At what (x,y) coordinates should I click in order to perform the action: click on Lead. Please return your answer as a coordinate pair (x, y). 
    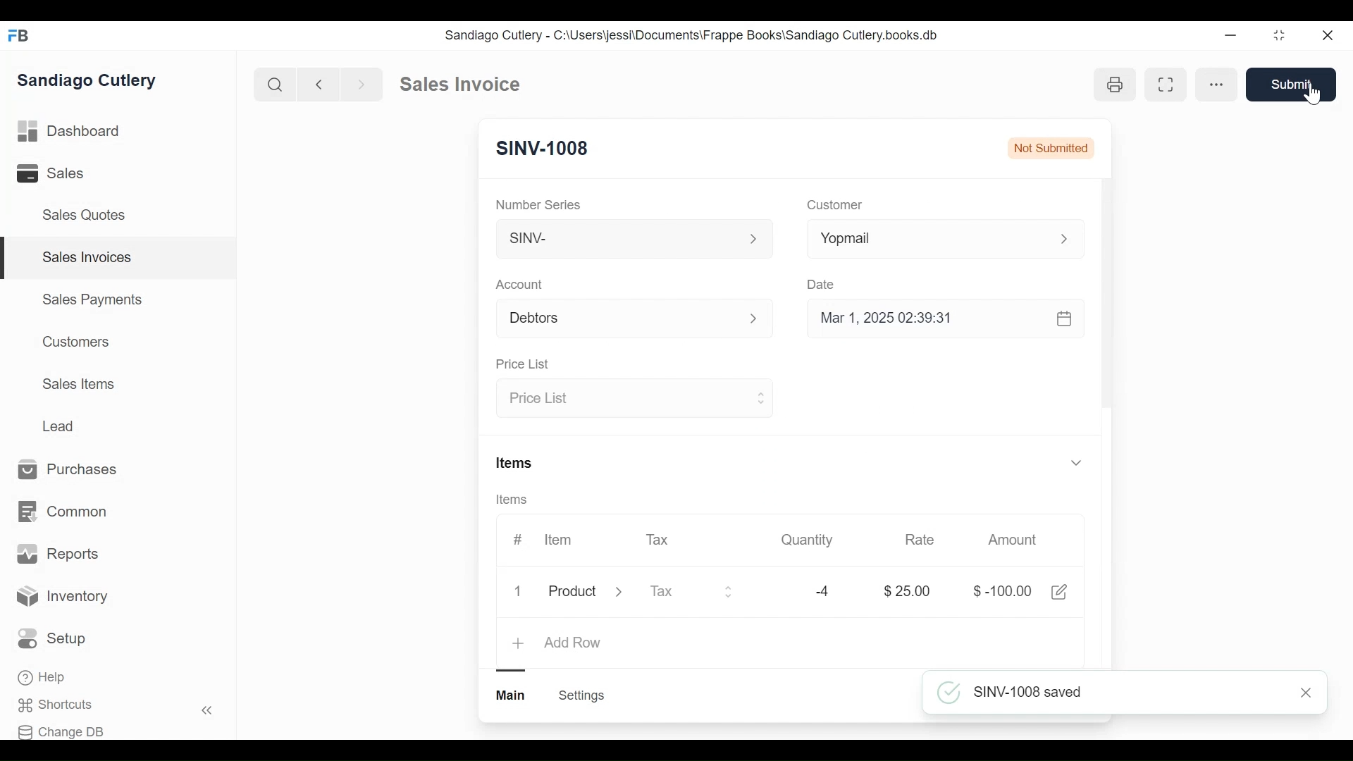
    Looking at the image, I should click on (59, 424).